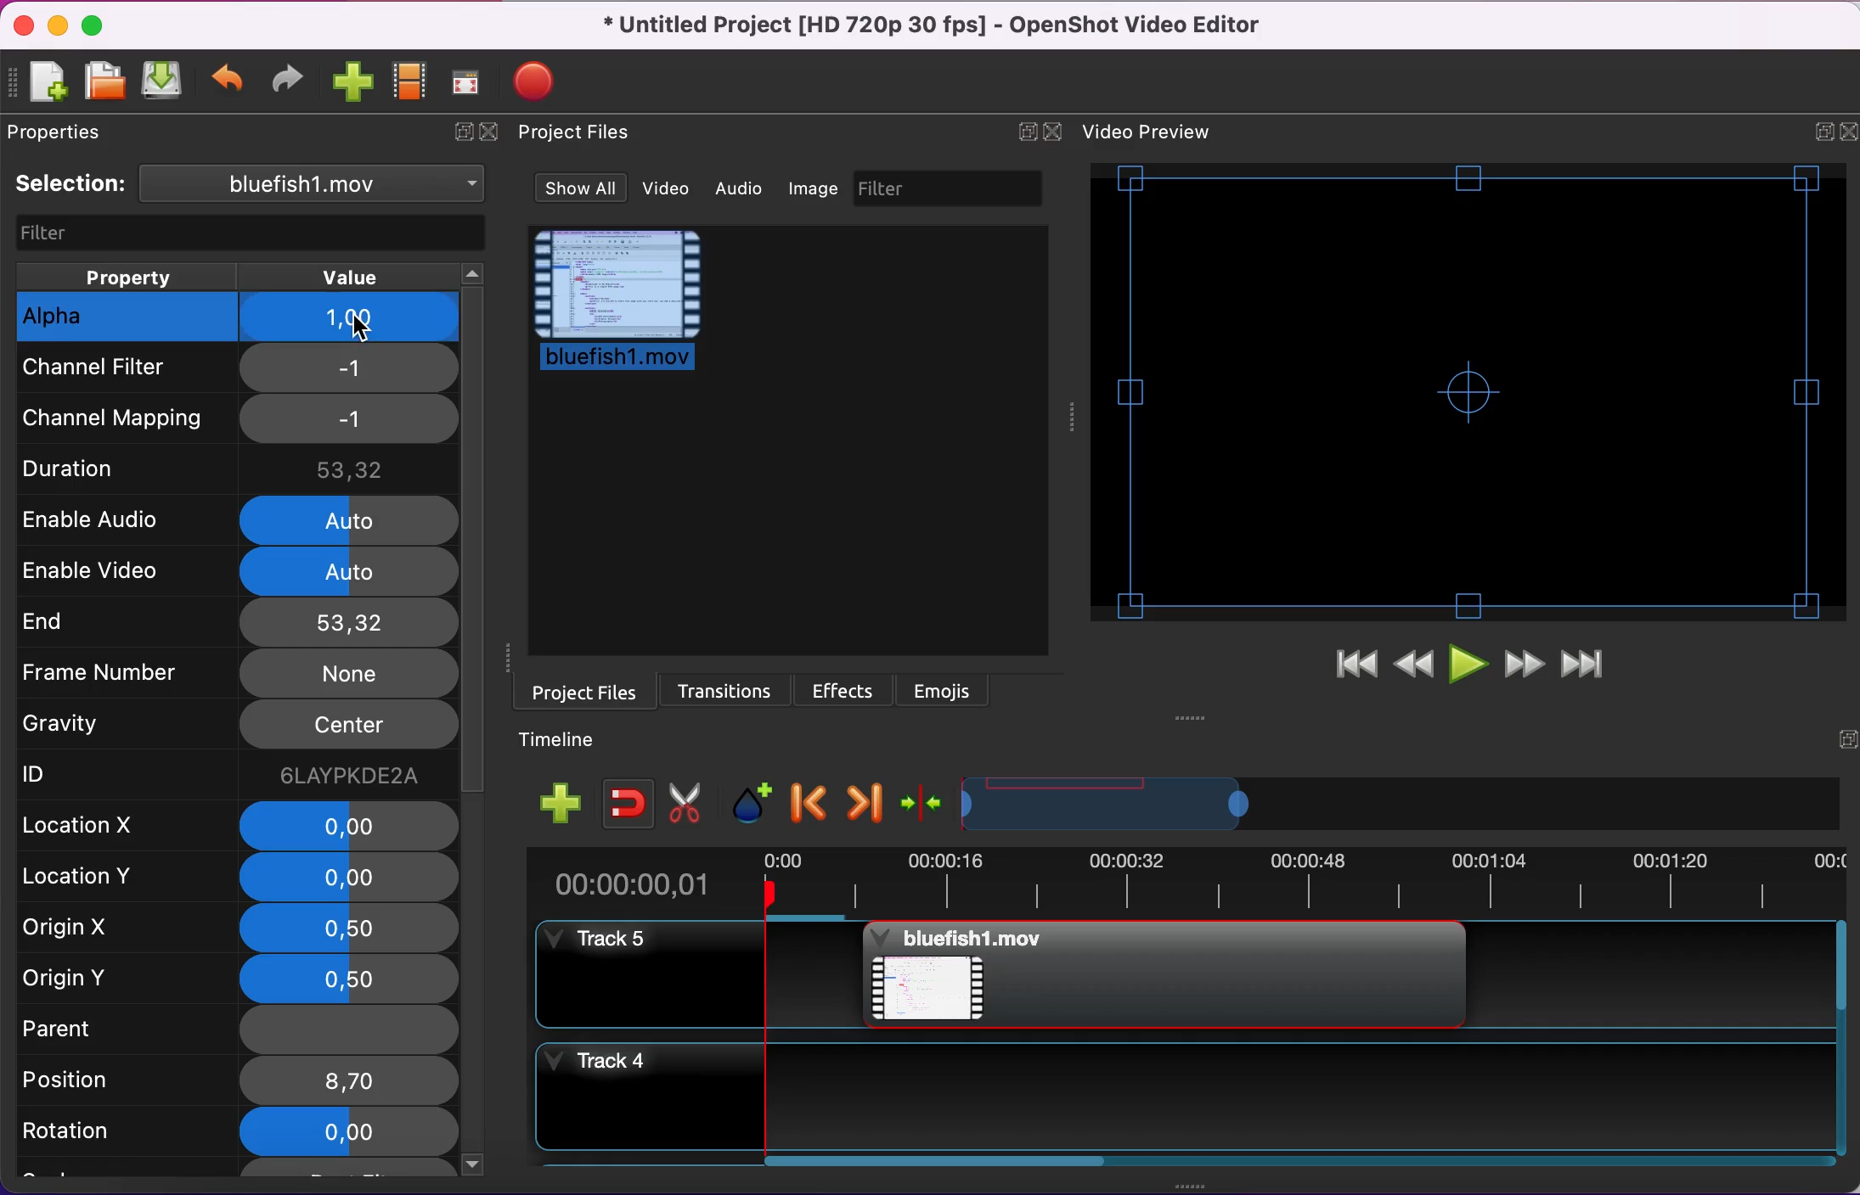 This screenshot has height=1195, width=1860. What do you see at coordinates (1163, 974) in the screenshot?
I see `Bluefish project file` at bounding box center [1163, 974].